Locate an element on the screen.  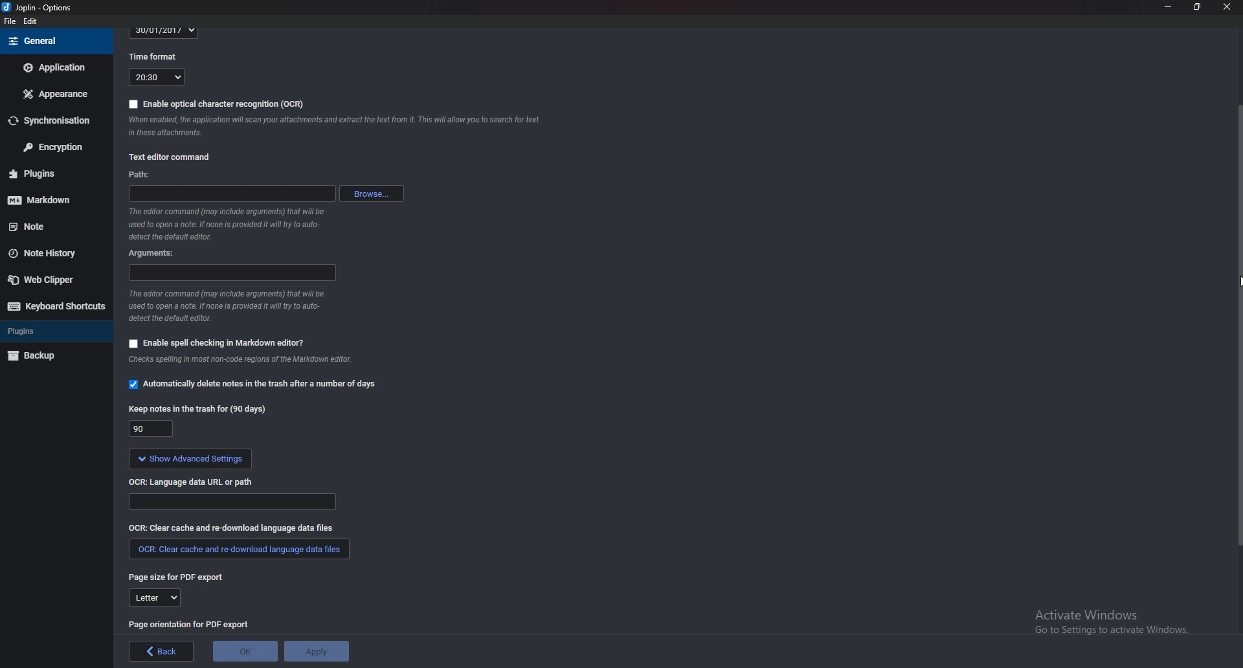
Note history is located at coordinates (49, 254).